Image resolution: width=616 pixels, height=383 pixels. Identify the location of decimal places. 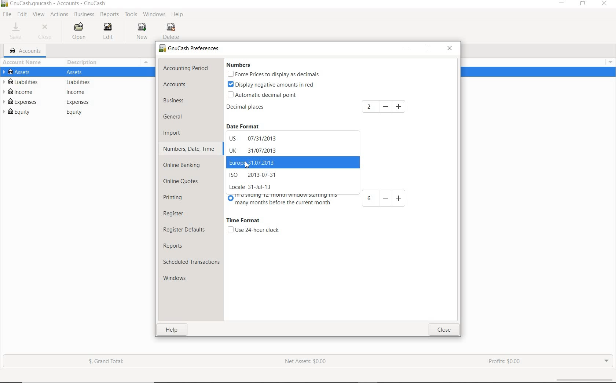
(257, 108).